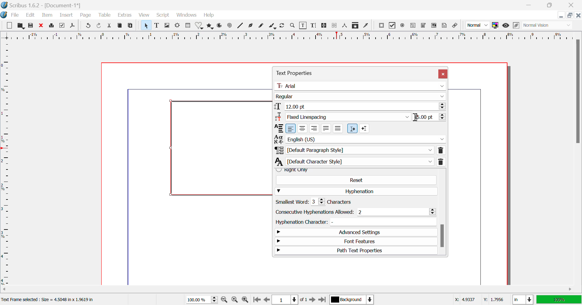 The width and height of the screenshot is (582, 305). Describe the element at coordinates (478, 26) in the screenshot. I see `Normal` at that location.